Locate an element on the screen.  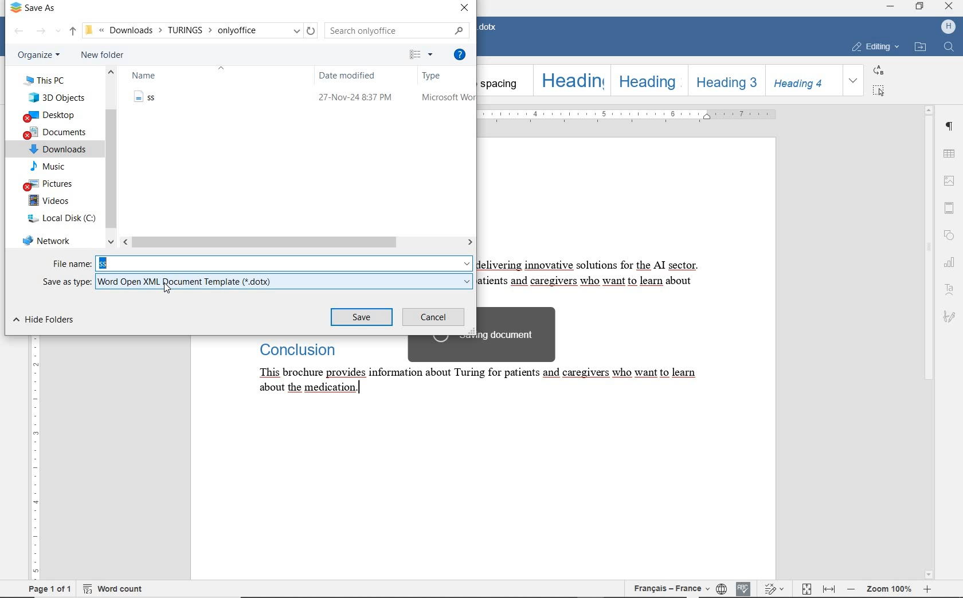
UP is located at coordinates (73, 32).